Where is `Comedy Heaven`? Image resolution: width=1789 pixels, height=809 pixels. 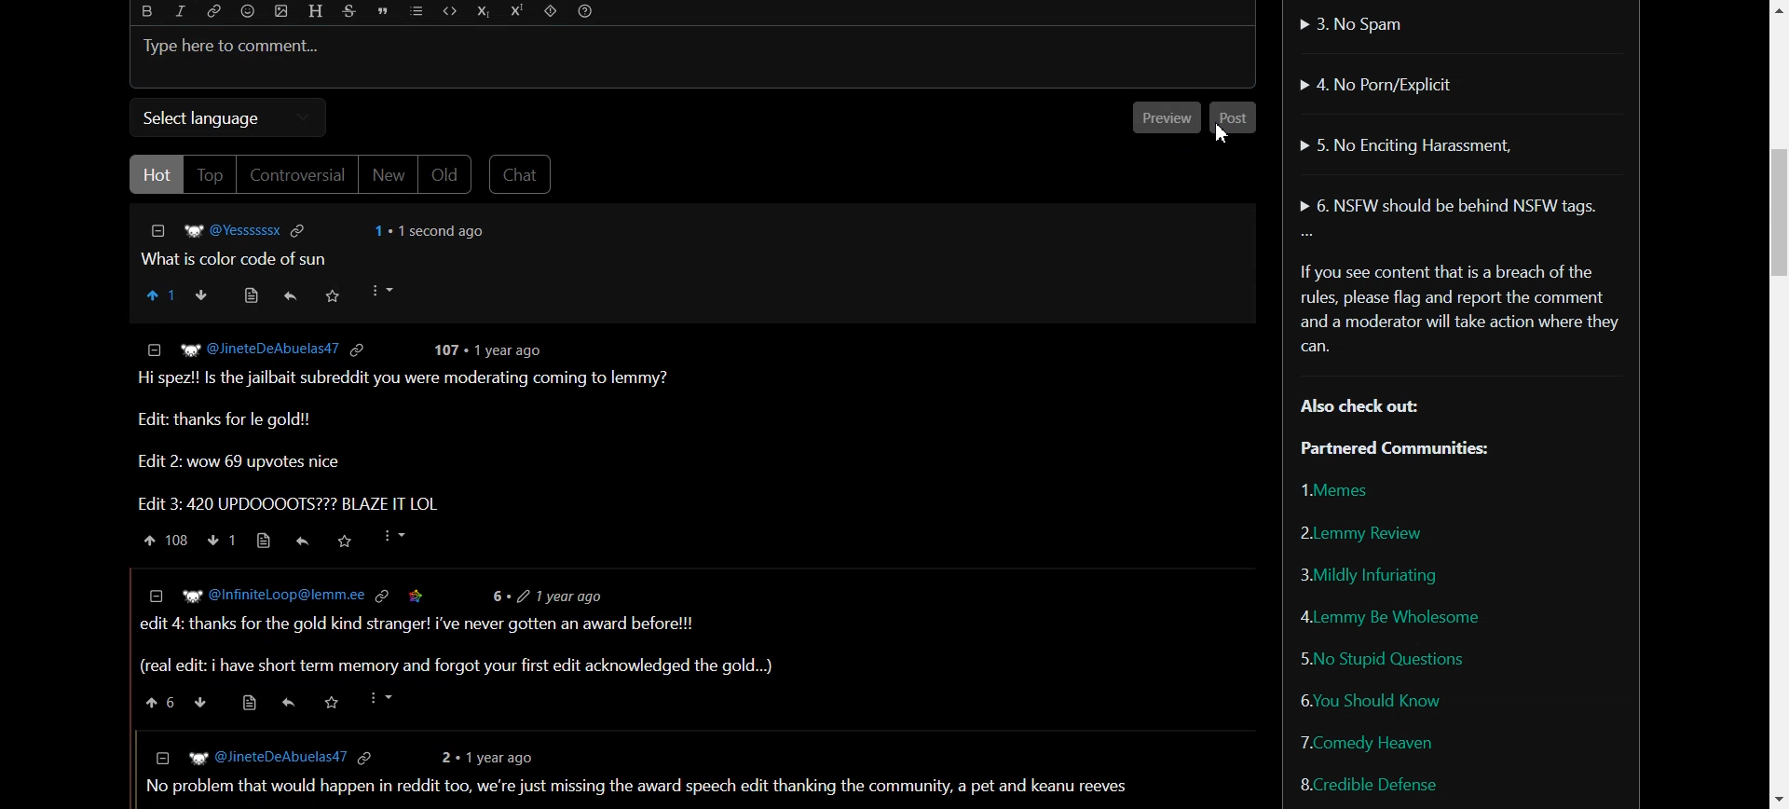
Comedy Heaven is located at coordinates (1366, 742).